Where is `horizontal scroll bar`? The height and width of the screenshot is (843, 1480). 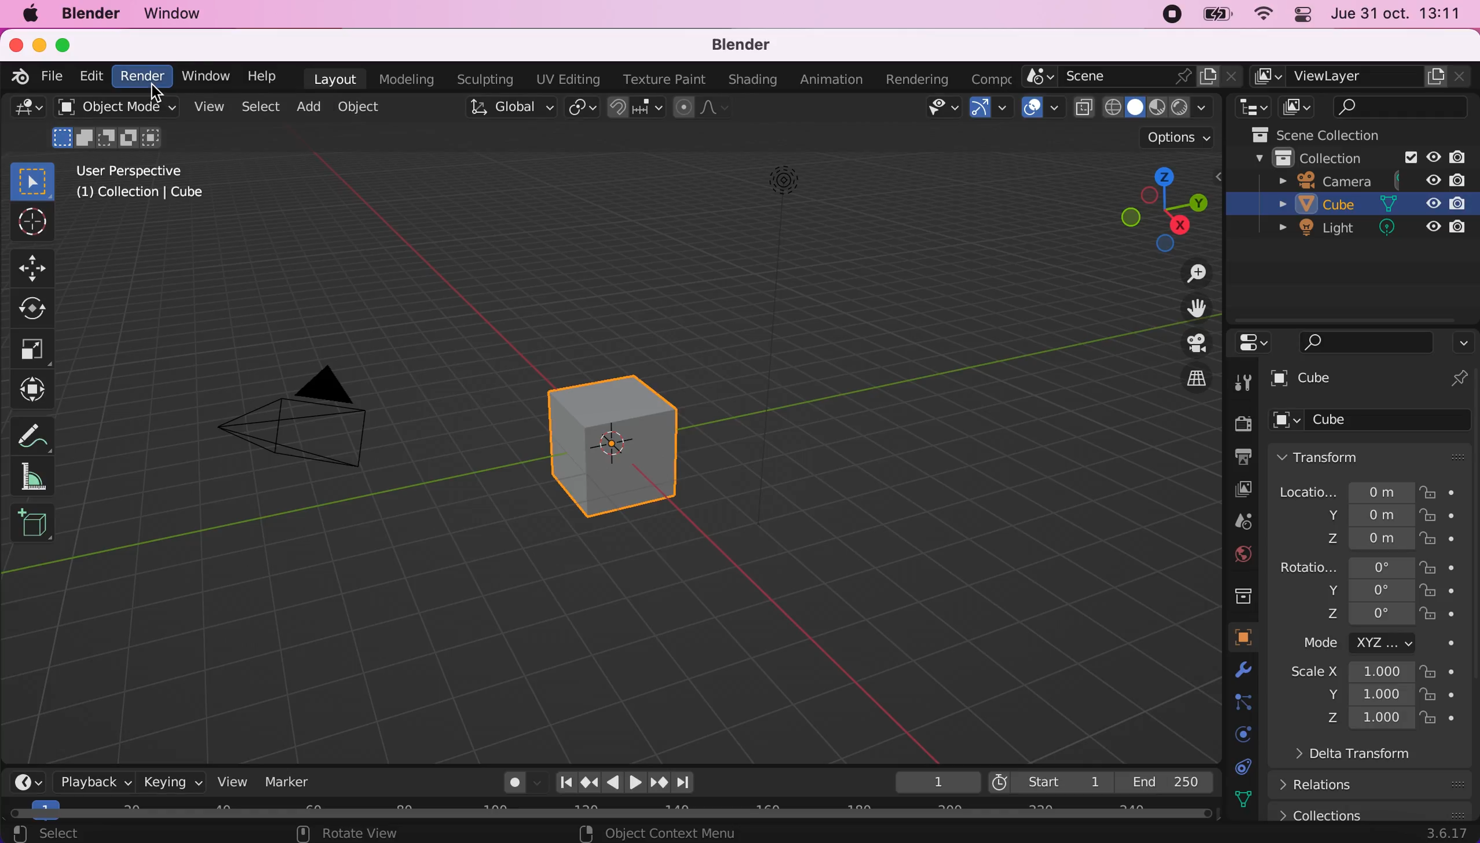 horizontal scroll bar is located at coordinates (617, 811).